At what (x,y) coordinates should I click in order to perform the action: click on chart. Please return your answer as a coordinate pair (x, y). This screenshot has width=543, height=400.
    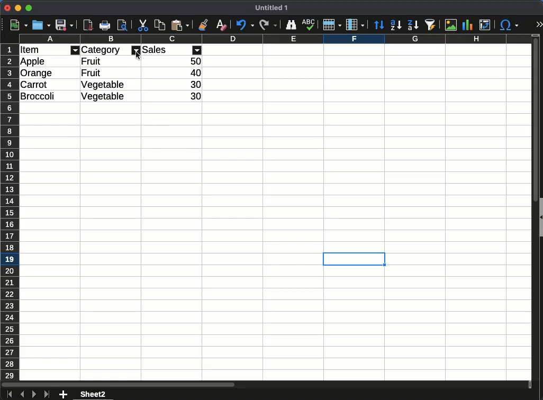
    Looking at the image, I should click on (469, 25).